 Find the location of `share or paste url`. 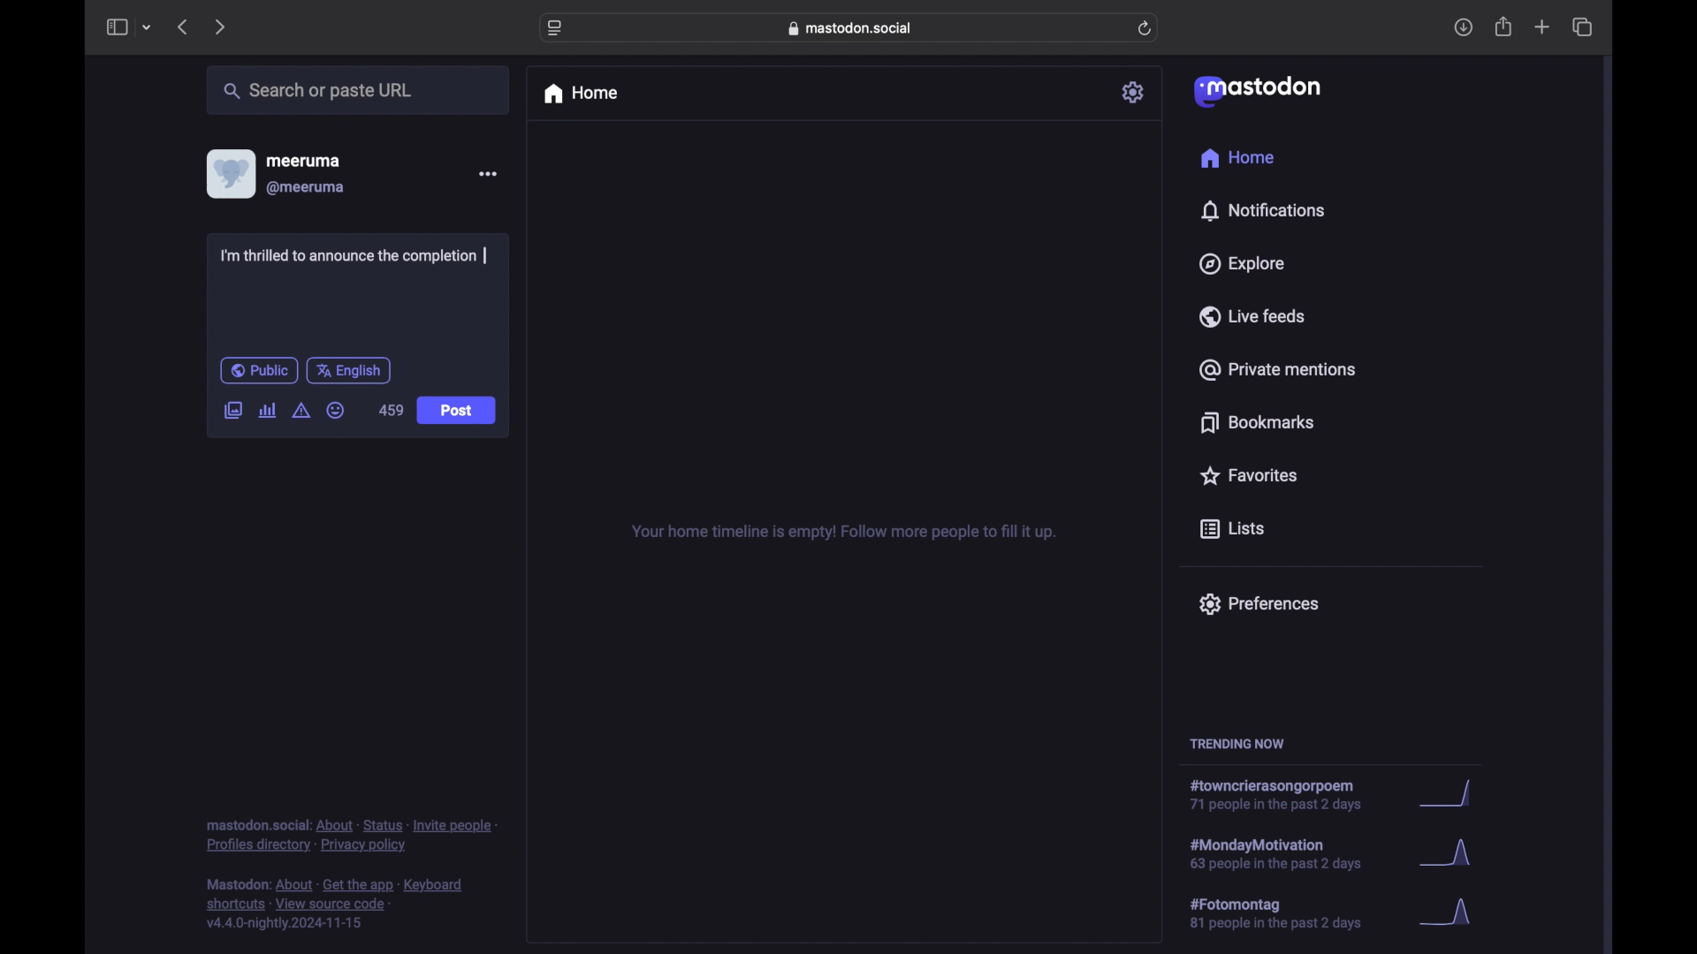

share or paste url is located at coordinates (318, 90).